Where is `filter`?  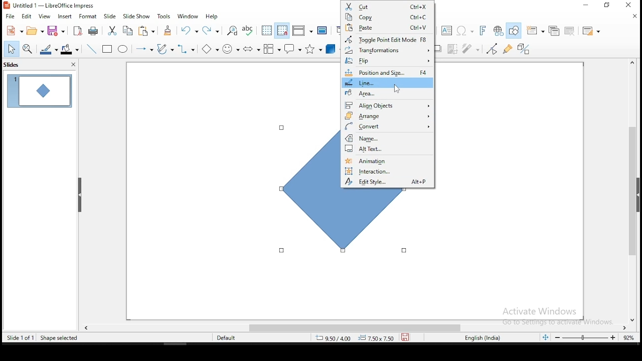 filter is located at coordinates (472, 49).